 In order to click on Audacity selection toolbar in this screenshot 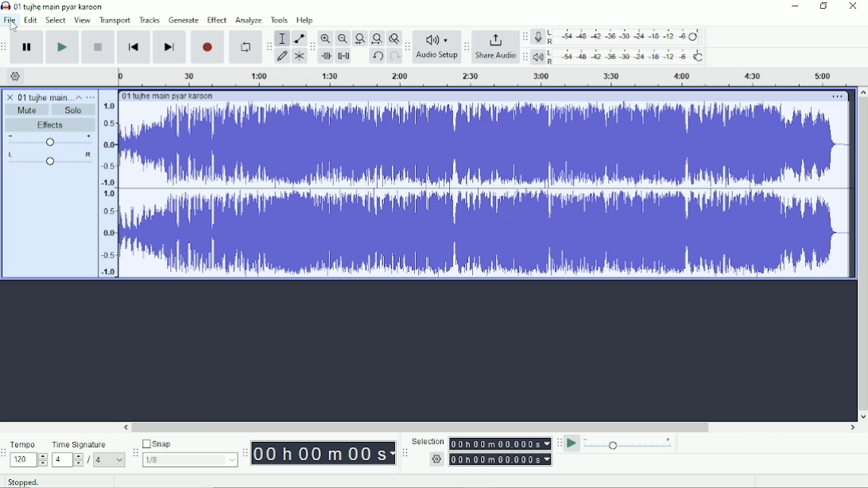, I will do `click(405, 454)`.